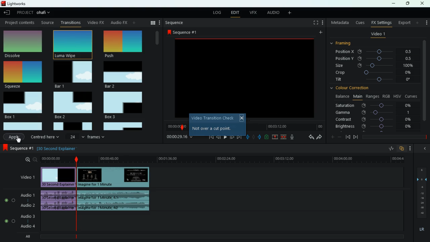 The height and width of the screenshot is (242, 430). Describe the element at coordinates (319, 137) in the screenshot. I see `forward` at that location.